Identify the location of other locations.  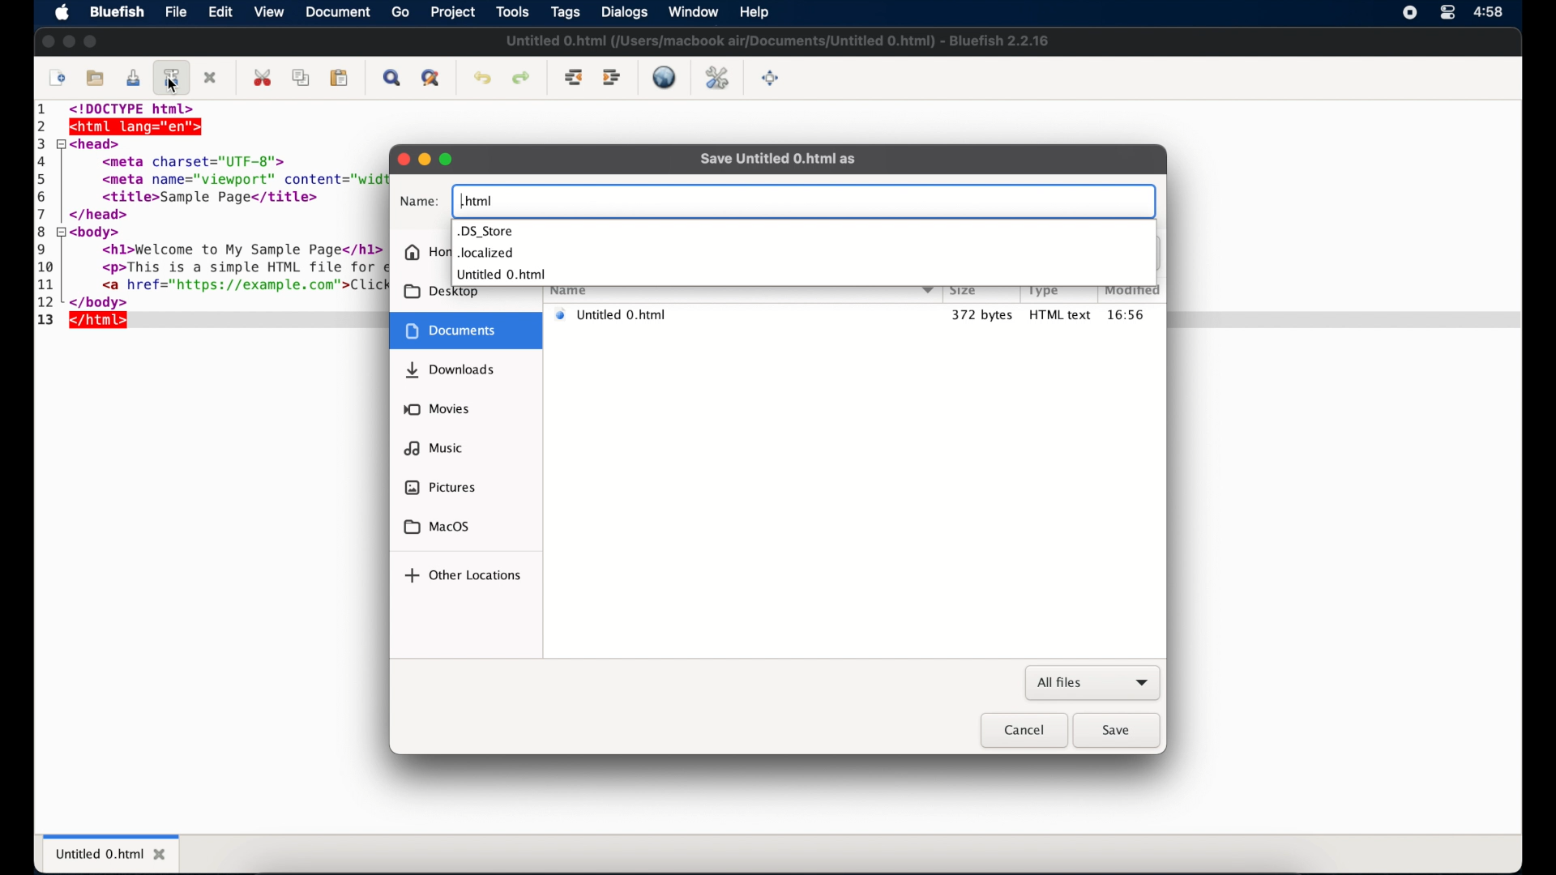
(462, 575).